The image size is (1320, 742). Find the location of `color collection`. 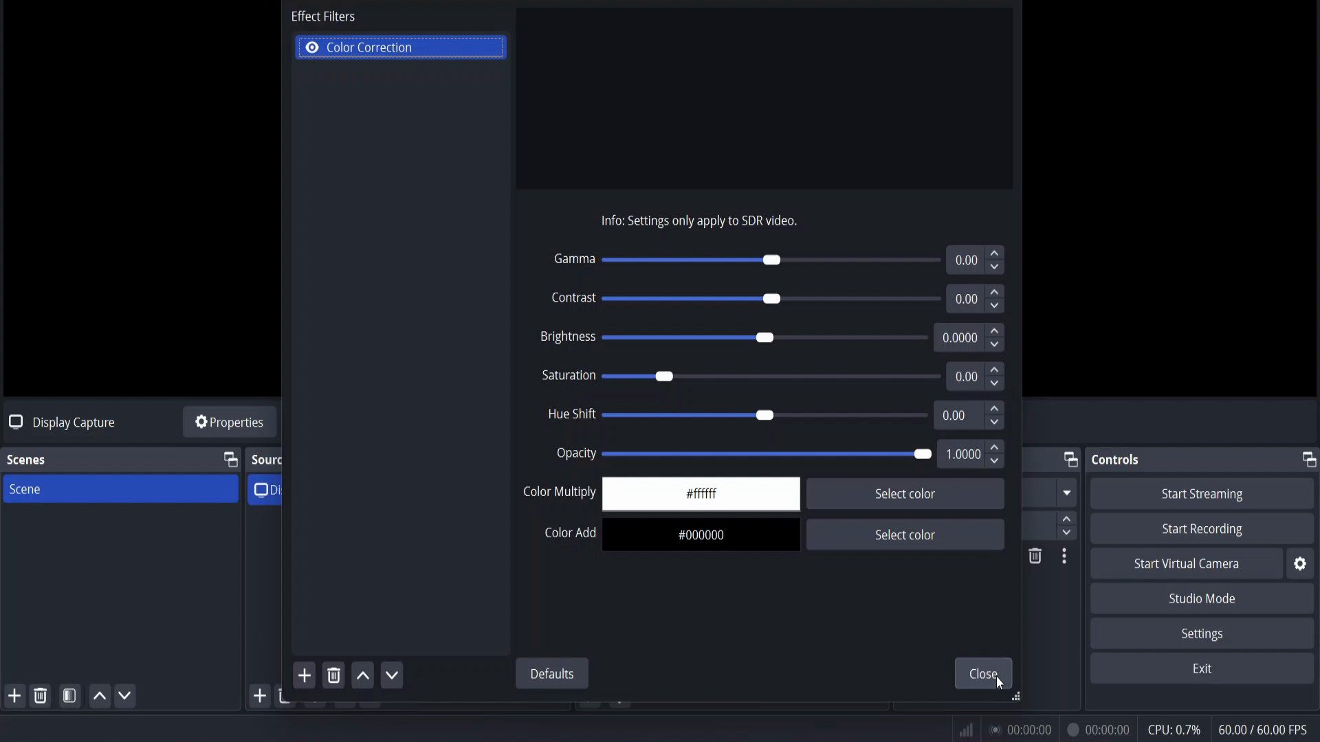

color collection is located at coordinates (373, 47).